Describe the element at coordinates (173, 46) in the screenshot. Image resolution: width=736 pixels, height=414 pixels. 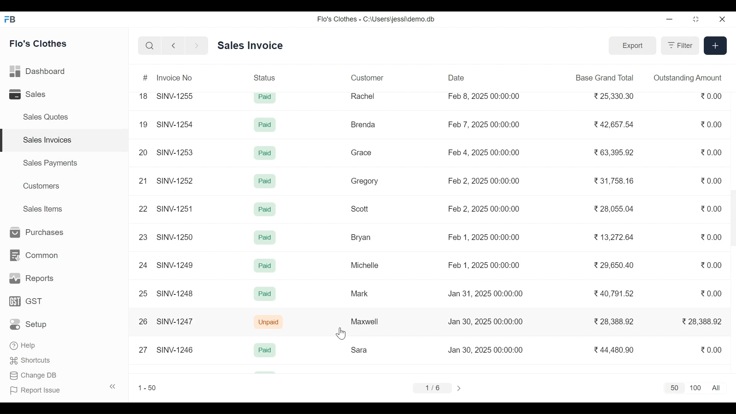
I see `Go Back` at that location.